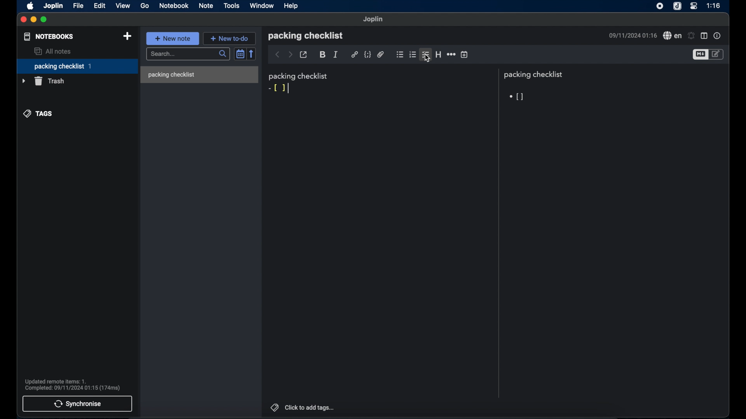  What do you see at coordinates (465, 55) in the screenshot?
I see `insert time` at bounding box center [465, 55].